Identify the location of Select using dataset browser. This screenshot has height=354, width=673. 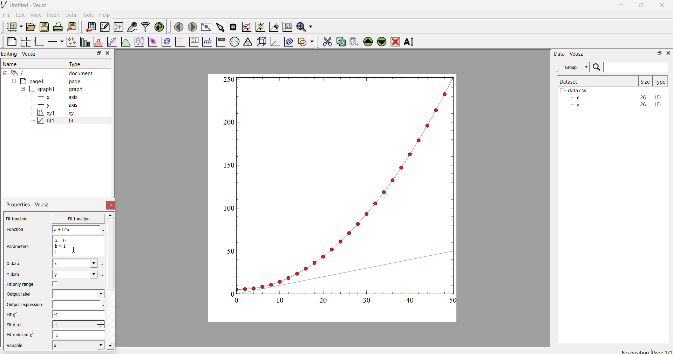
(102, 231).